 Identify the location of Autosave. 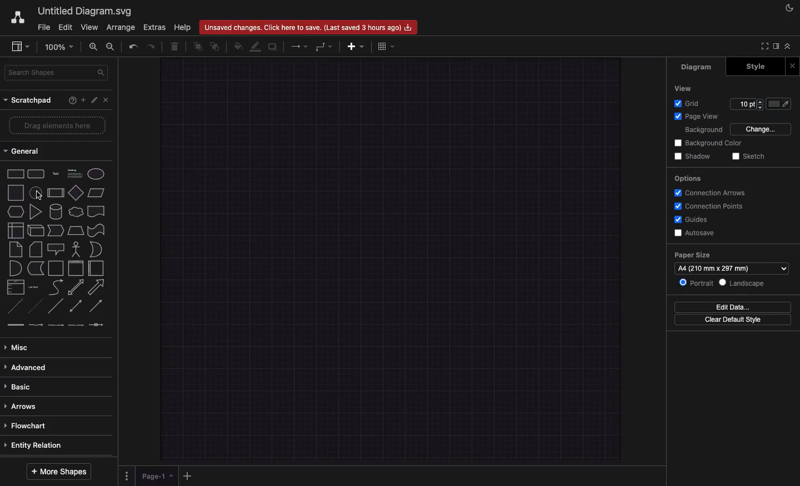
(696, 232).